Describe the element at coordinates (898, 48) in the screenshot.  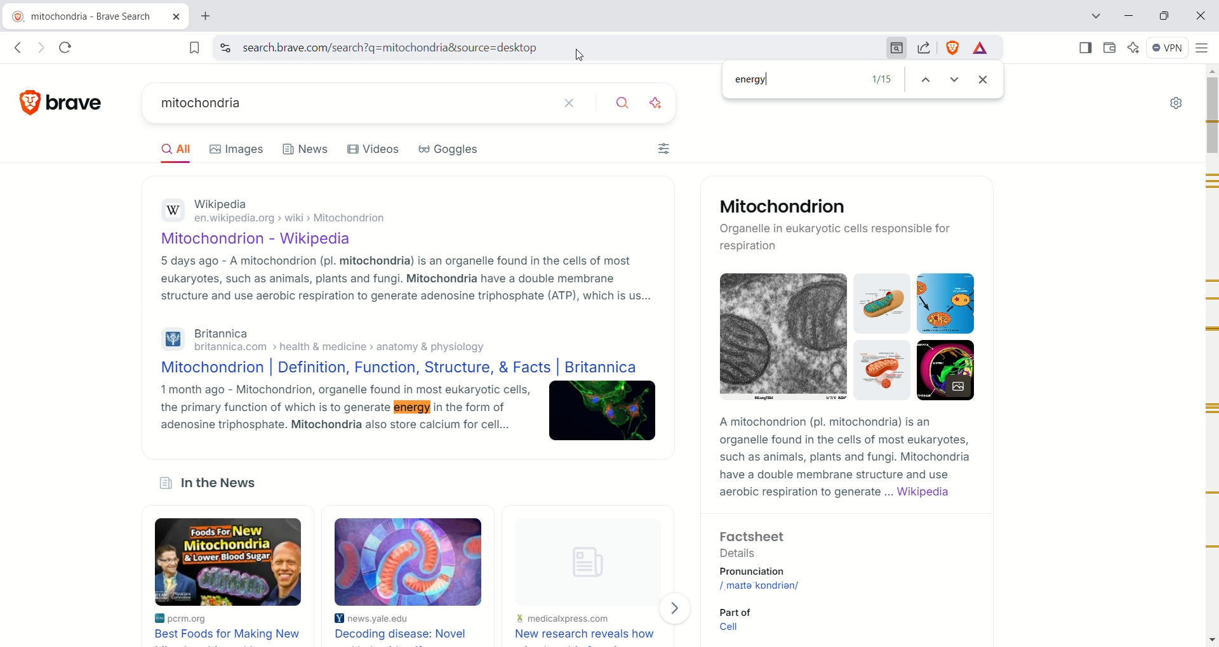
I see `find` at that location.